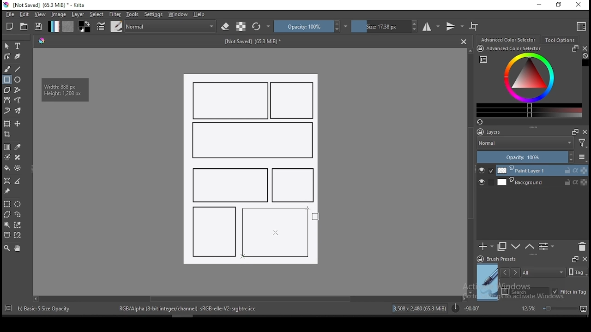 Image resolution: width=591 pixels, height=332 pixels. Describe the element at coordinates (585, 48) in the screenshot. I see `close docker` at that location.